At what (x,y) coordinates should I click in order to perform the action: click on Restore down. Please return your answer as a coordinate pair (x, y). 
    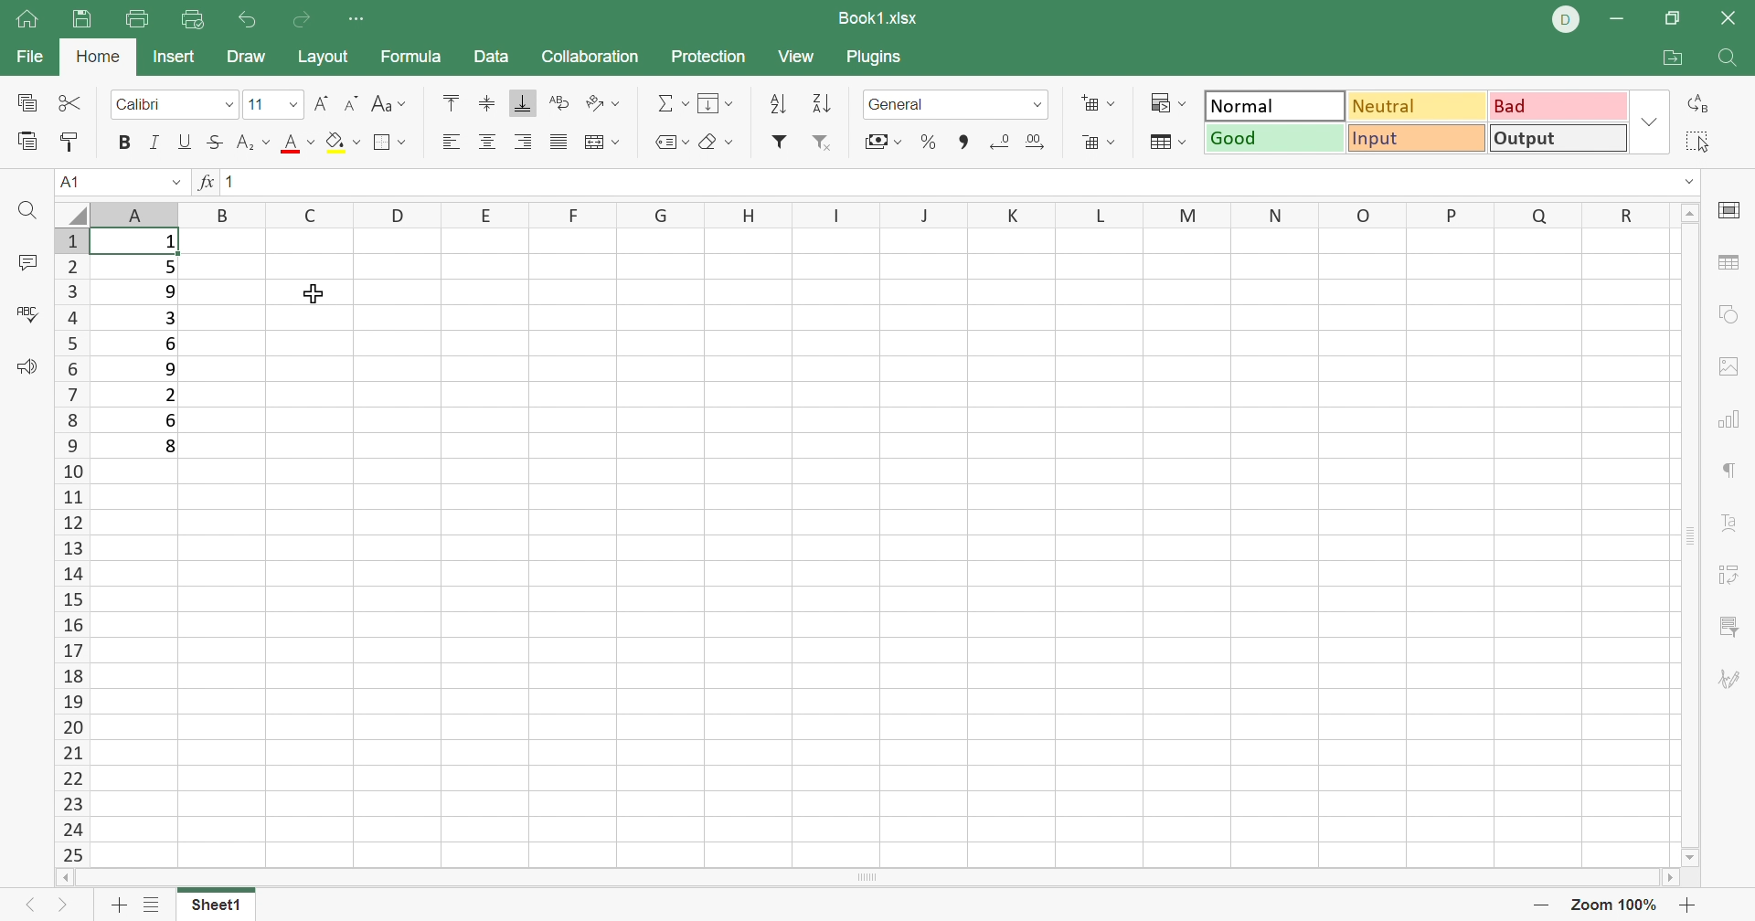
    Looking at the image, I should click on (1674, 19).